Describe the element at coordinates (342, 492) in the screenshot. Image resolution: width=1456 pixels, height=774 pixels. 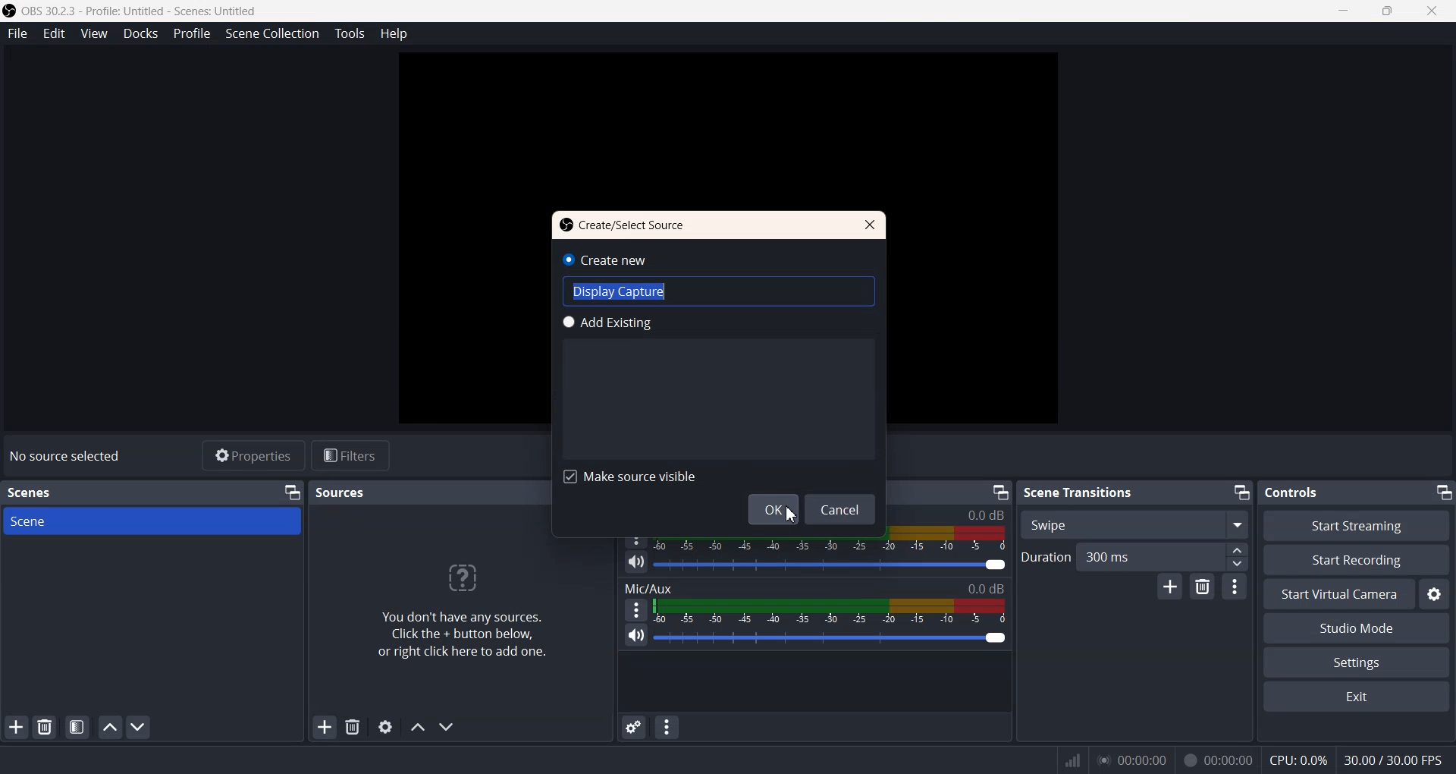
I see `Sources` at that location.